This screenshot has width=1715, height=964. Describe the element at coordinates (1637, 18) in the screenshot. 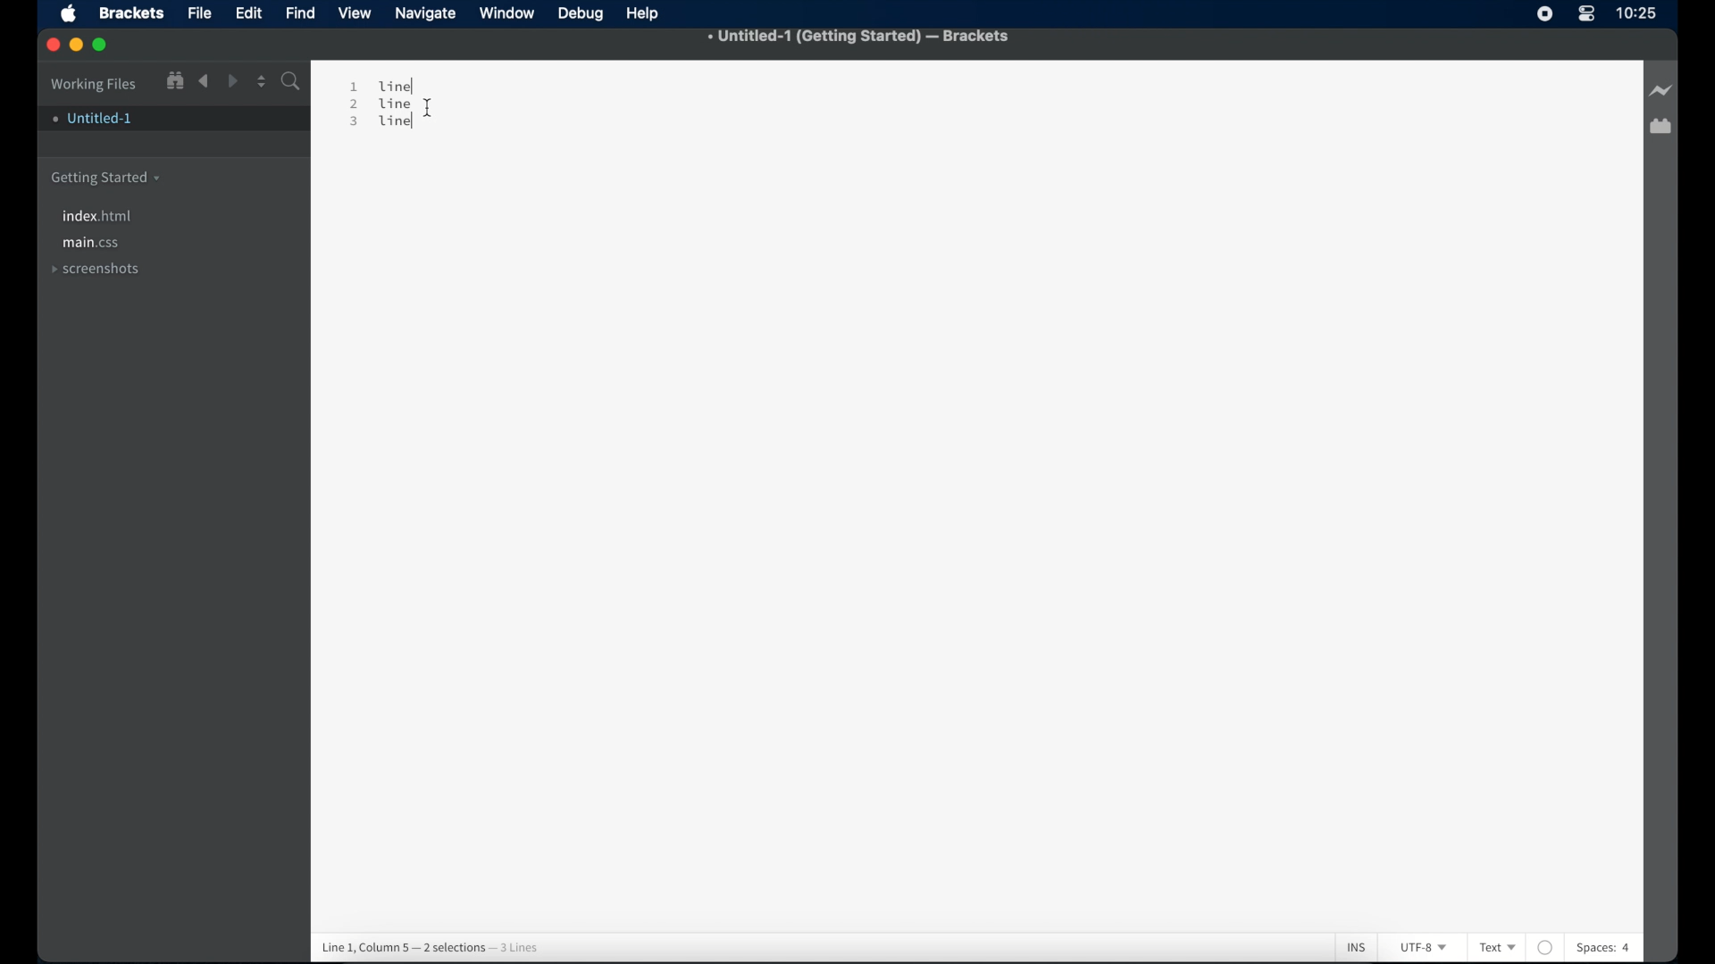

I see `10;25` at that location.